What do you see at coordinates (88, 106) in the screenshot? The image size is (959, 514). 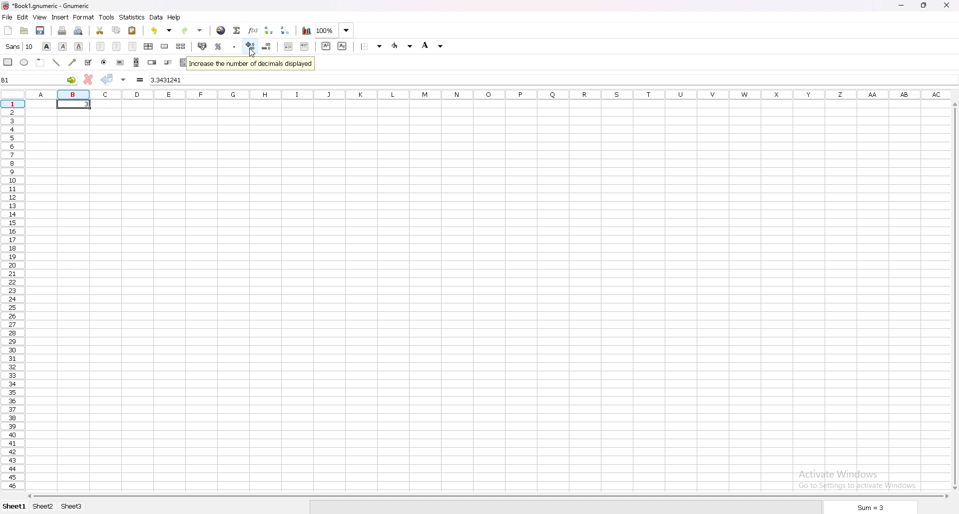 I see `3` at bounding box center [88, 106].